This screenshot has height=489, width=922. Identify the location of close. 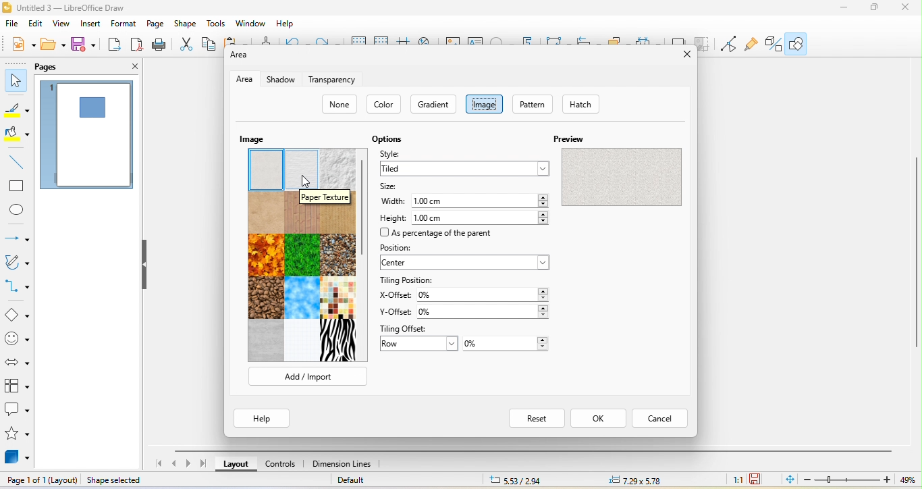
(909, 10).